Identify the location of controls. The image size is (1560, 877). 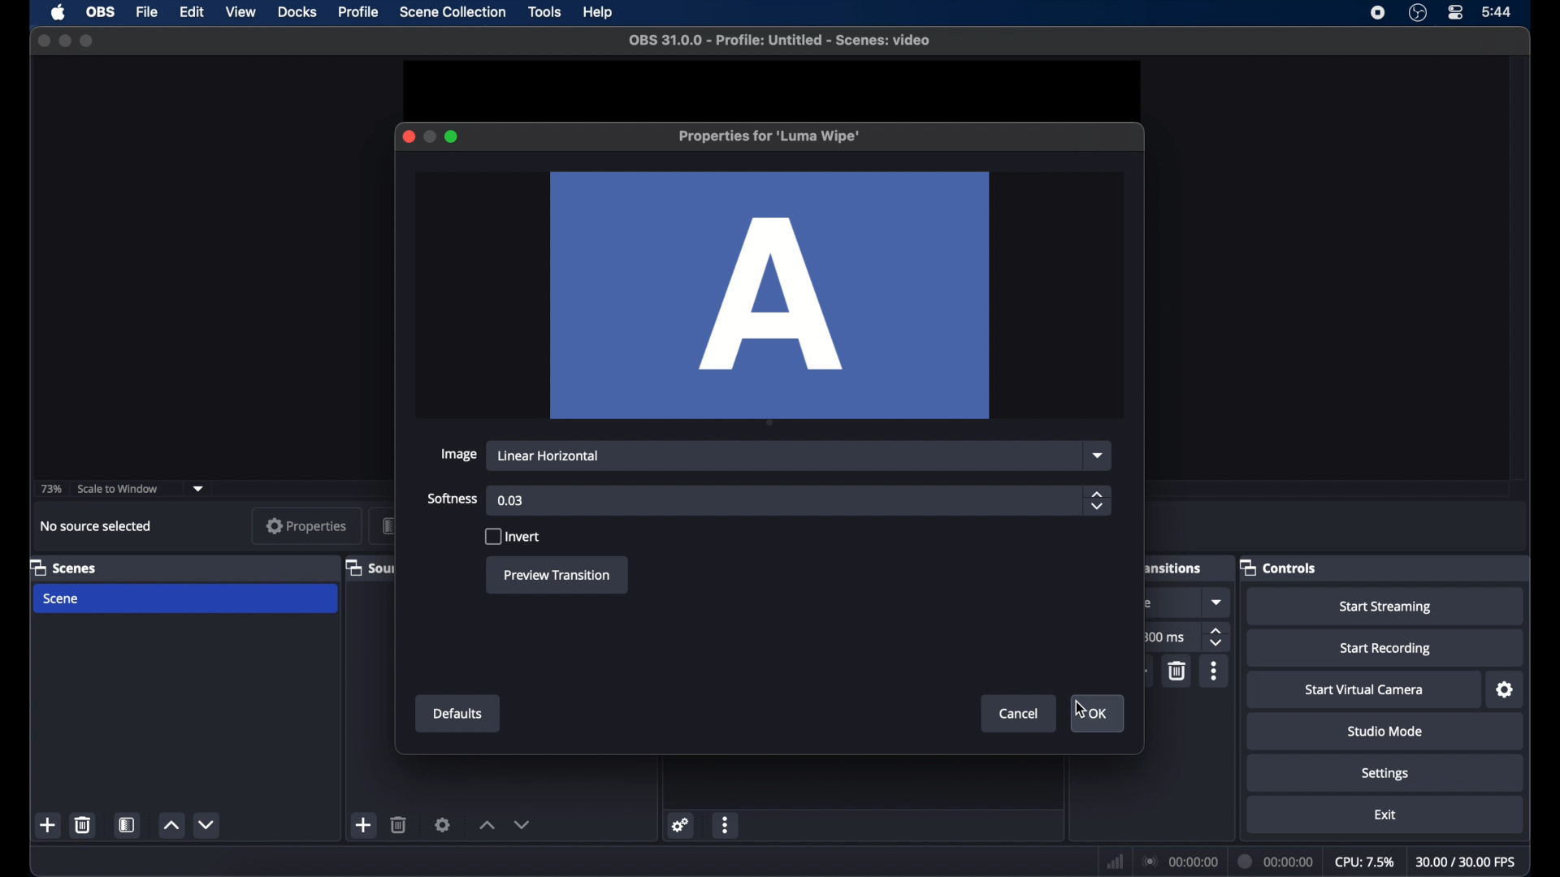
(1279, 567).